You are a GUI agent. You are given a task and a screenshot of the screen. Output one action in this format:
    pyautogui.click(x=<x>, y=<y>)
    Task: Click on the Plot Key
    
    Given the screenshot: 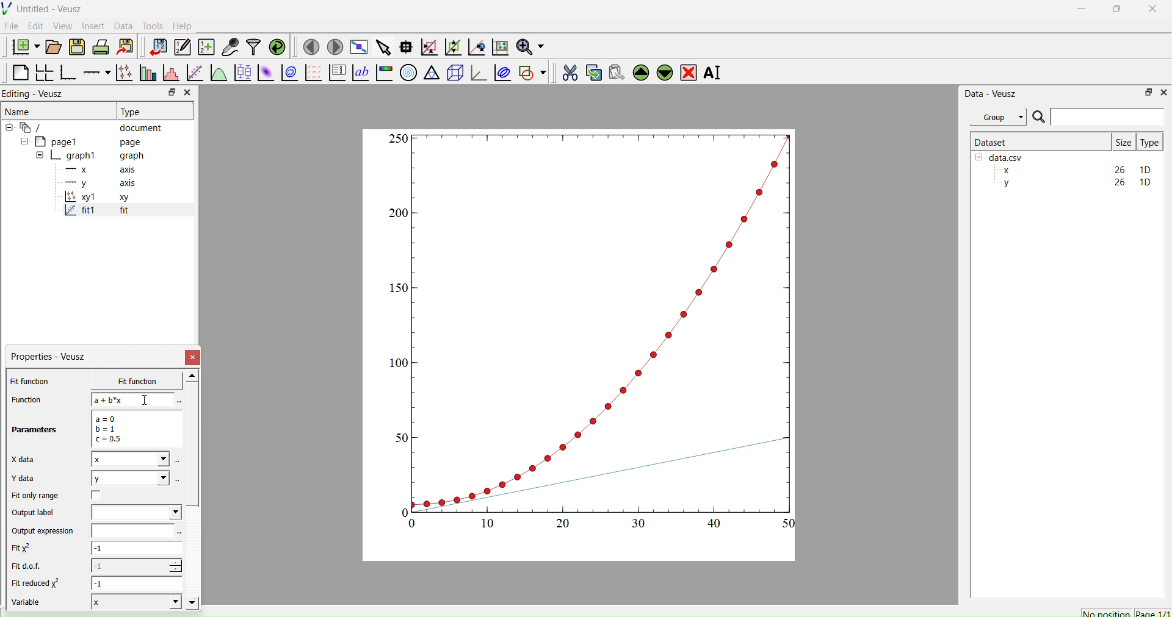 What is the action you would take?
    pyautogui.click(x=337, y=73)
    